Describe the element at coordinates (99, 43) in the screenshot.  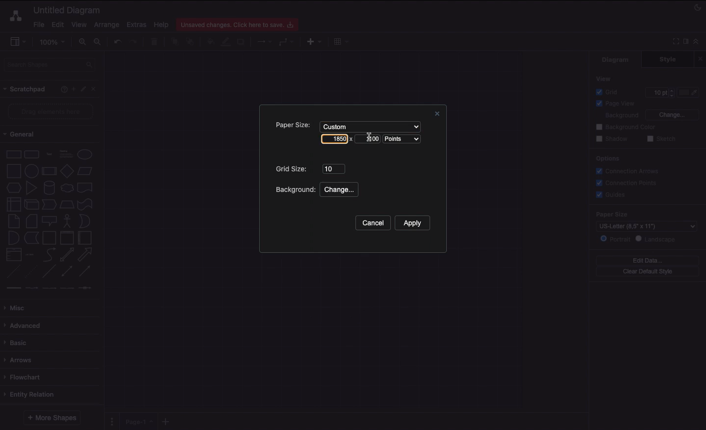
I see `Zoom out` at that location.